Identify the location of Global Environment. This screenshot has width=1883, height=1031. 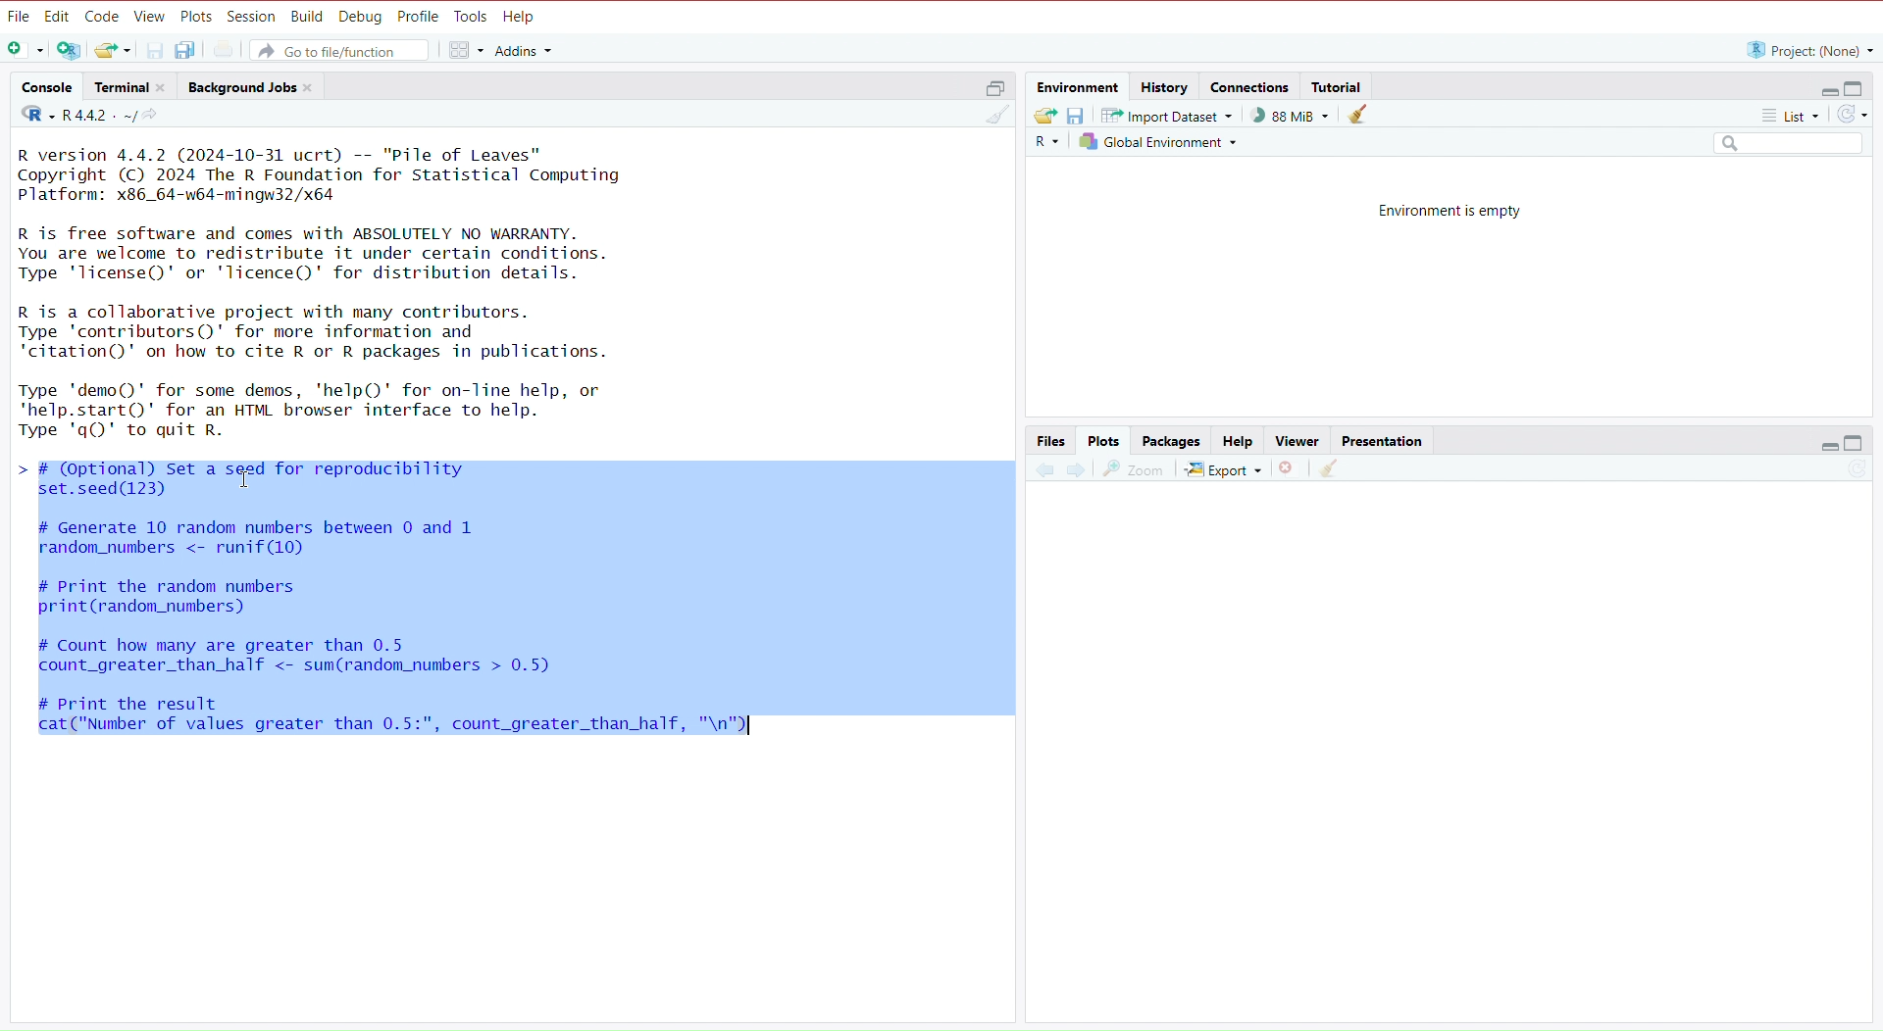
(1155, 140).